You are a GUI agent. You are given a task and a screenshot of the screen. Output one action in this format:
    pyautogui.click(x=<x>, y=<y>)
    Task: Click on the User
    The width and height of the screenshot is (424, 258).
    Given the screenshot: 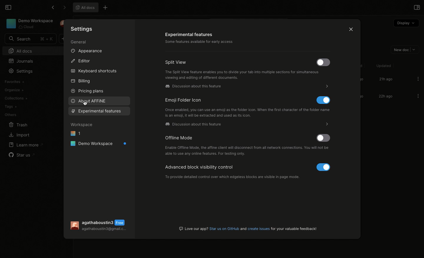 What is the action you would take?
    pyautogui.click(x=100, y=226)
    